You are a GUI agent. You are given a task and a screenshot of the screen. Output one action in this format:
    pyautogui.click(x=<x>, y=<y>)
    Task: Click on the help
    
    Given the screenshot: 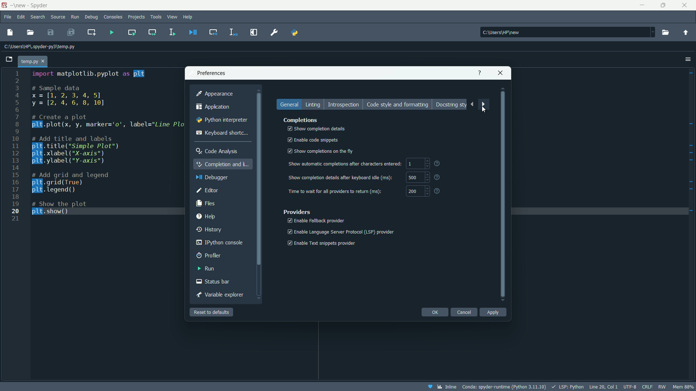 What is the action you would take?
    pyautogui.click(x=206, y=216)
    